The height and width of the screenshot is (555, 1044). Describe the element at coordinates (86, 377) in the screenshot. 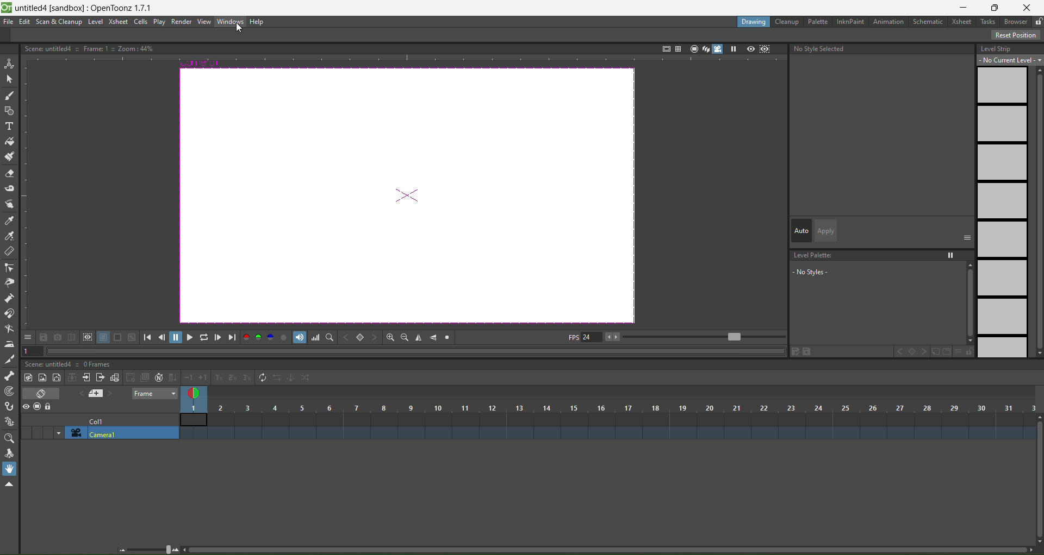

I see `close sub xsheet` at that location.